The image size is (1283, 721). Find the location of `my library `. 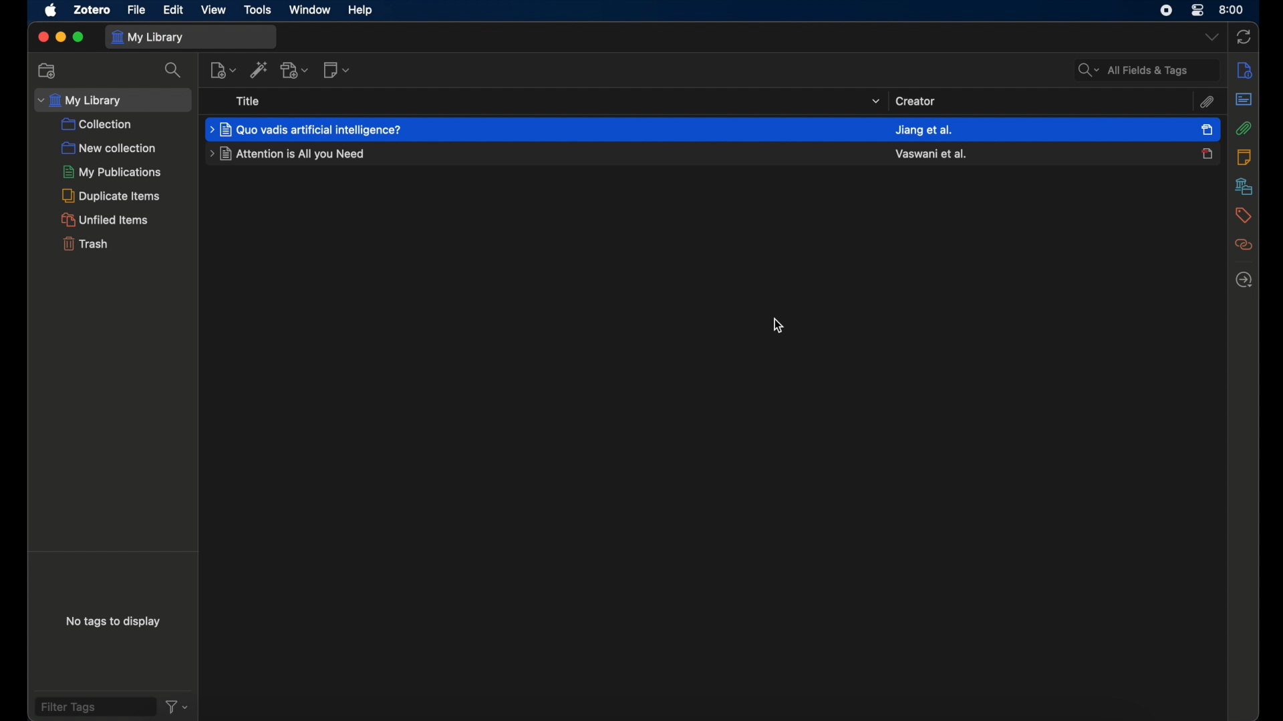

my library  is located at coordinates (192, 37).